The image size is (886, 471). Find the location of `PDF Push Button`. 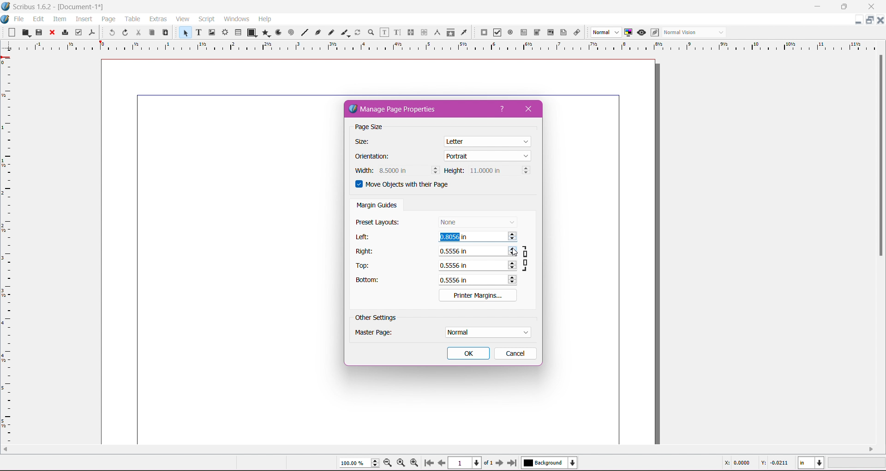

PDF Push Button is located at coordinates (484, 33).